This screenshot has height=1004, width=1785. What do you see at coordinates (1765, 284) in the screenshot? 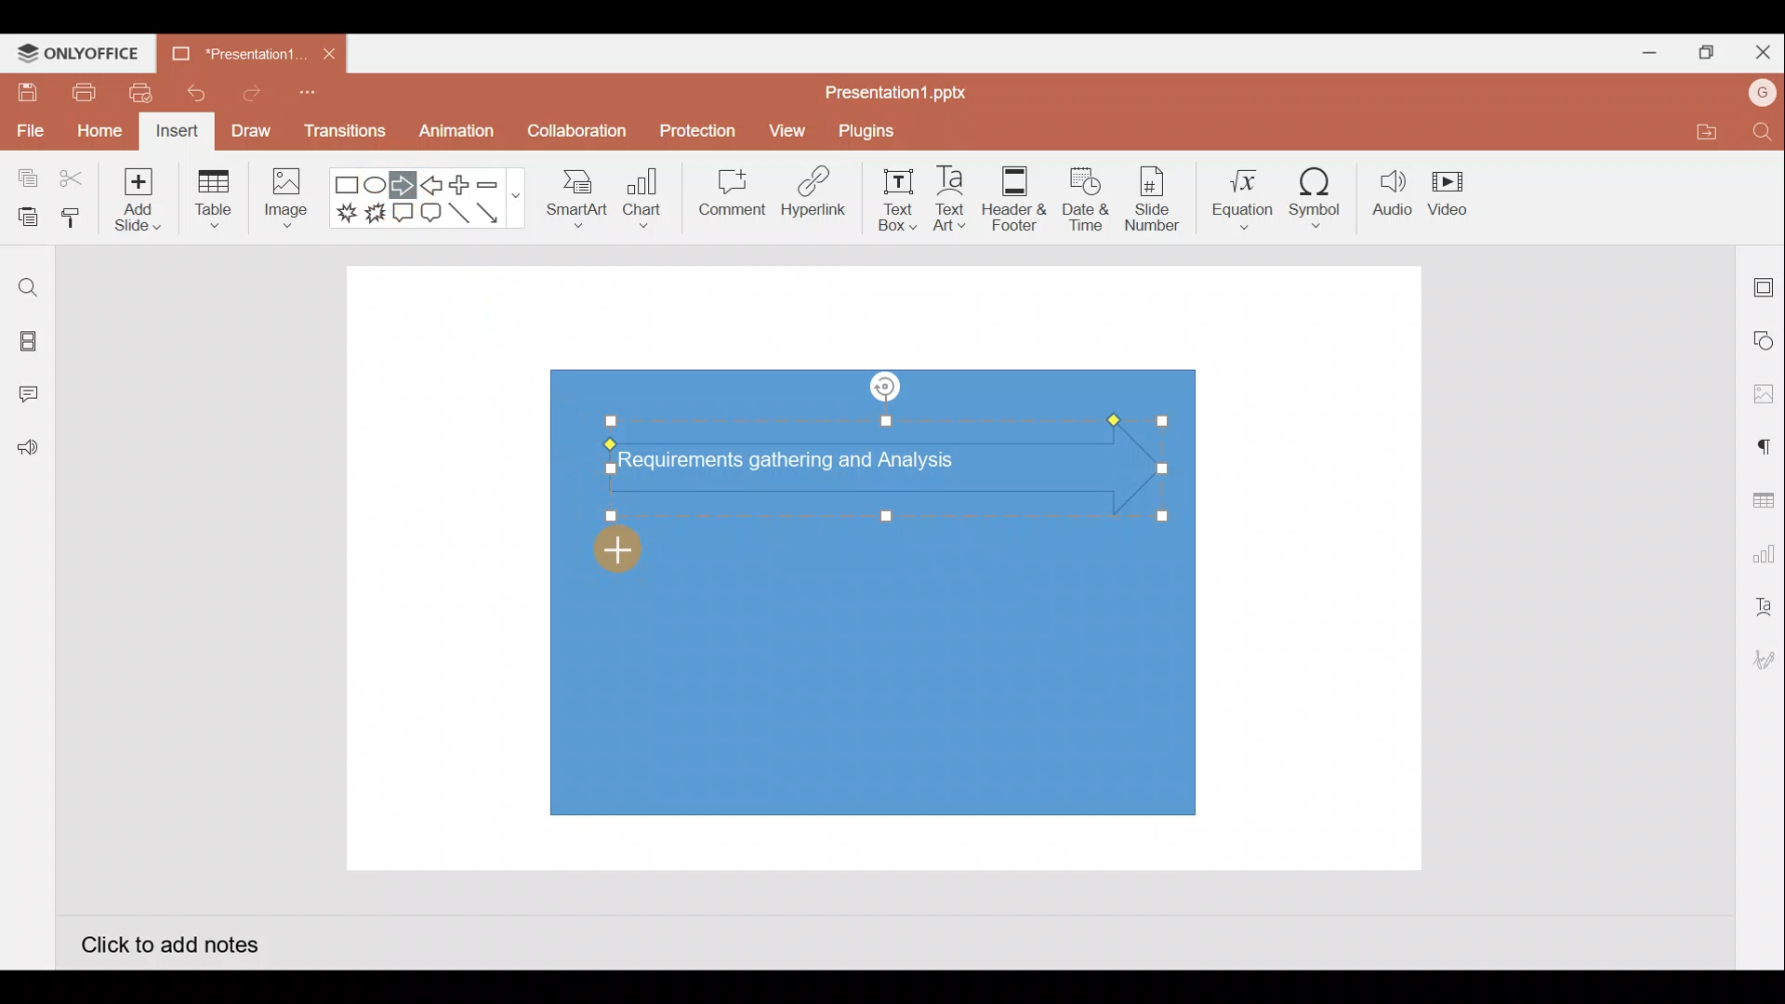
I see `Slide settings` at bounding box center [1765, 284].